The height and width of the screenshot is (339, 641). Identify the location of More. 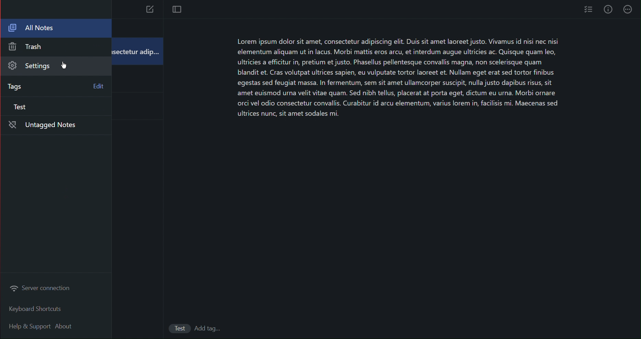
(629, 10).